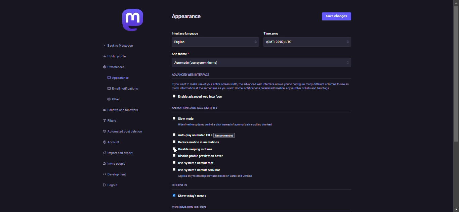  I want to click on language, so click(190, 43).